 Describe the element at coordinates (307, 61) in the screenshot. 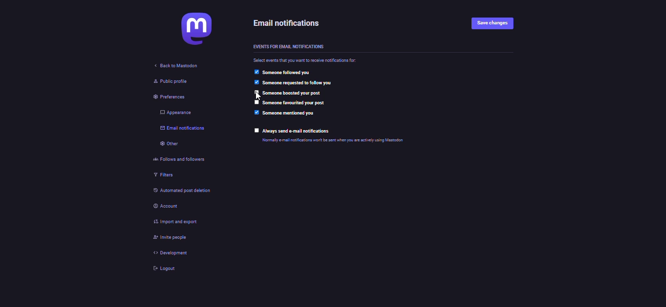

I see `select events` at that location.